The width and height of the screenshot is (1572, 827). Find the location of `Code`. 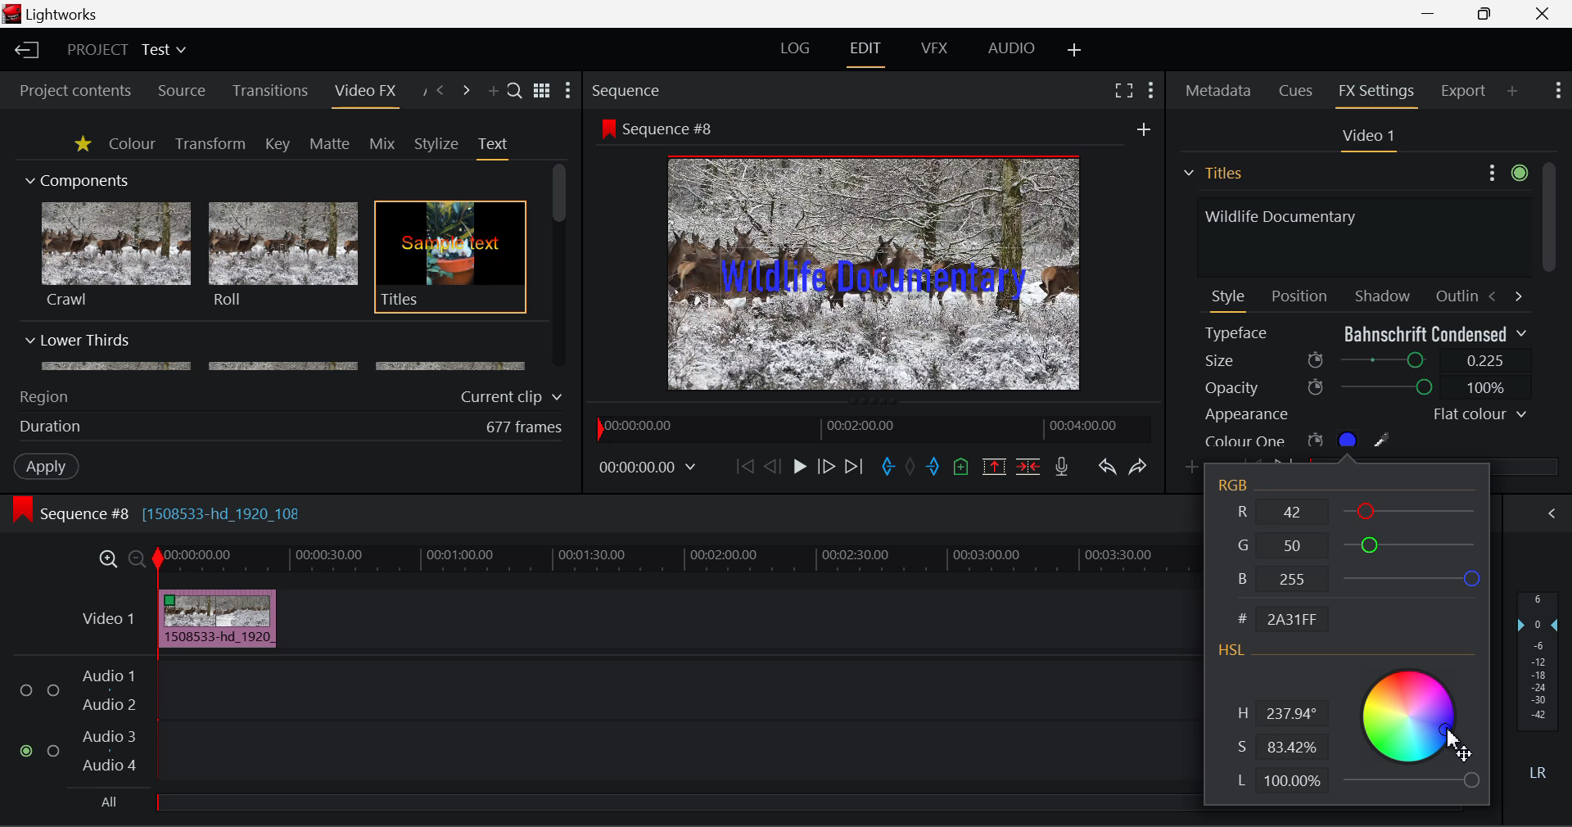

Code is located at coordinates (1287, 621).